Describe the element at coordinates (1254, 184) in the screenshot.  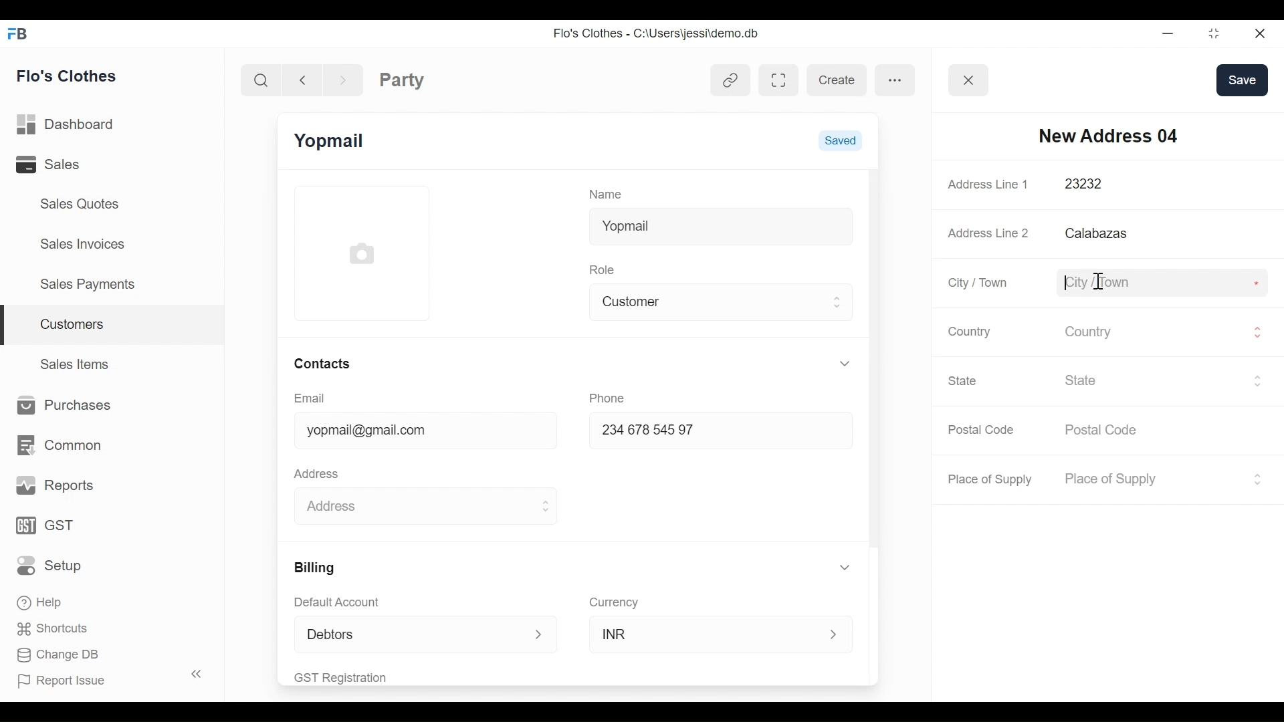
I see `Asterisk` at that location.